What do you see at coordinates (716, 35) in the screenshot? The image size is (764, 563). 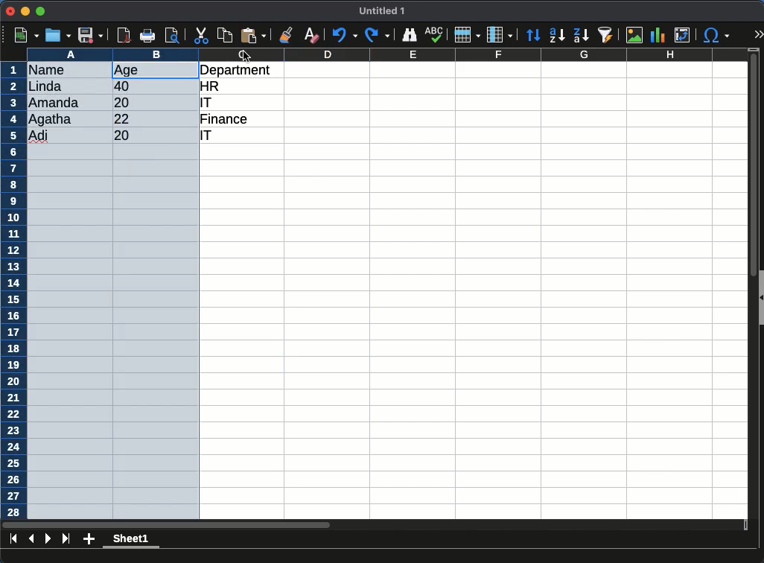 I see `special character` at bounding box center [716, 35].